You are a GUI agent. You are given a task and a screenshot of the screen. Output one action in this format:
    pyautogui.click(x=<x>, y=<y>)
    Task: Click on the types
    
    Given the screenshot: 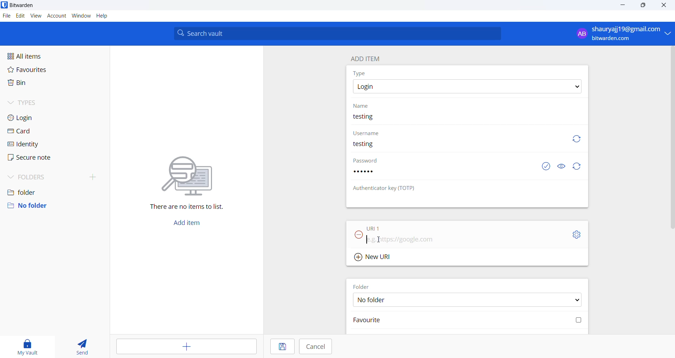 What is the action you would take?
    pyautogui.click(x=39, y=103)
    